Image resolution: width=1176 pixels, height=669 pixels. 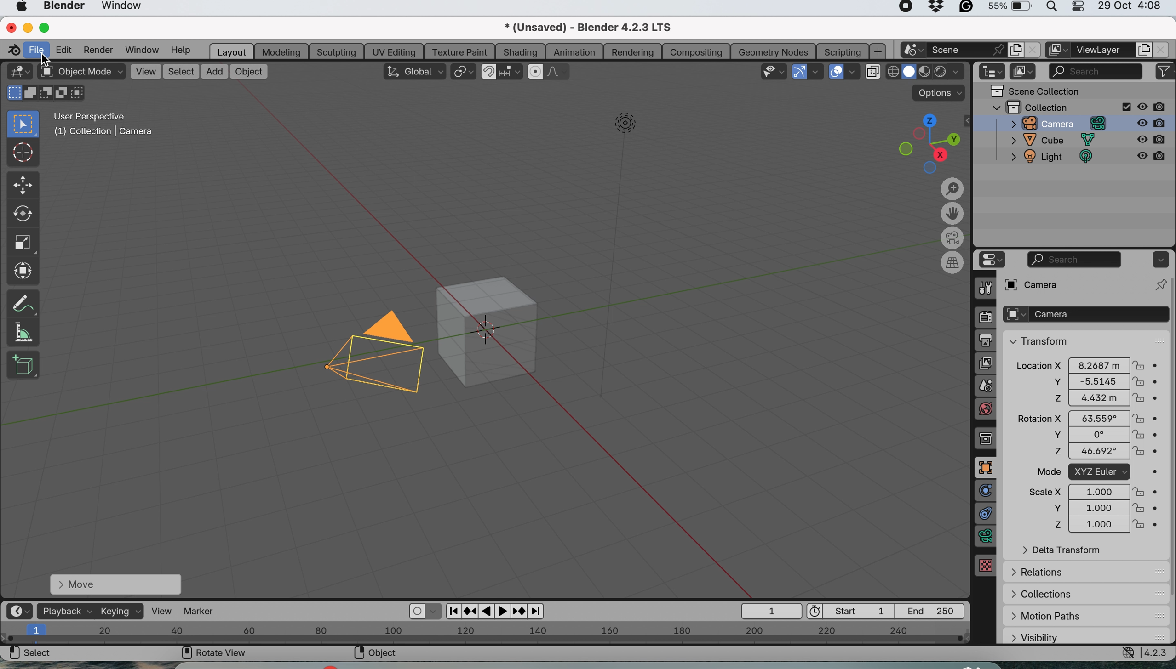 What do you see at coordinates (369, 354) in the screenshot?
I see `camera` at bounding box center [369, 354].